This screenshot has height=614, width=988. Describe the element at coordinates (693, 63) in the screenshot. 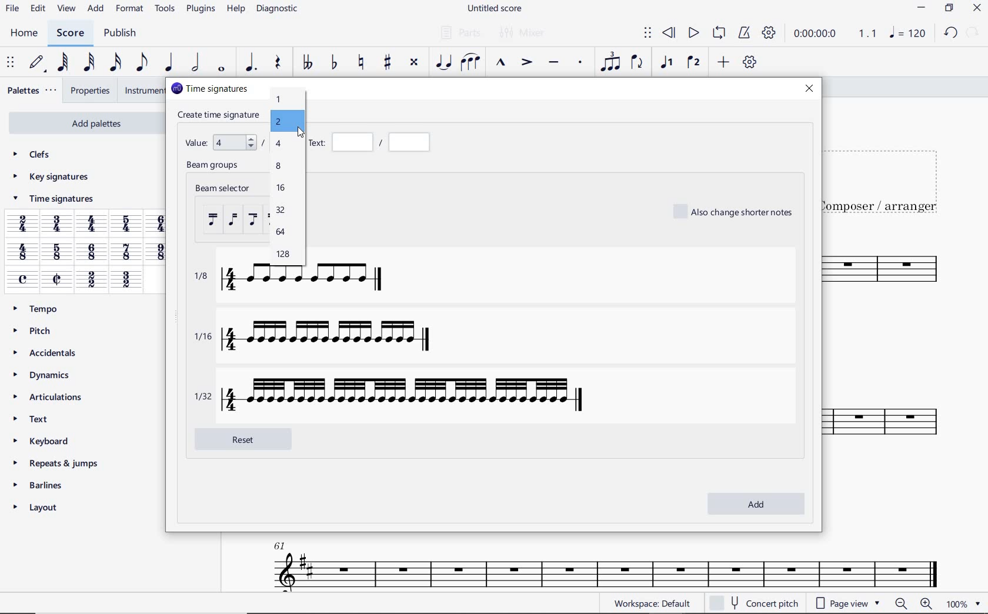

I see `VOICE 2` at that location.